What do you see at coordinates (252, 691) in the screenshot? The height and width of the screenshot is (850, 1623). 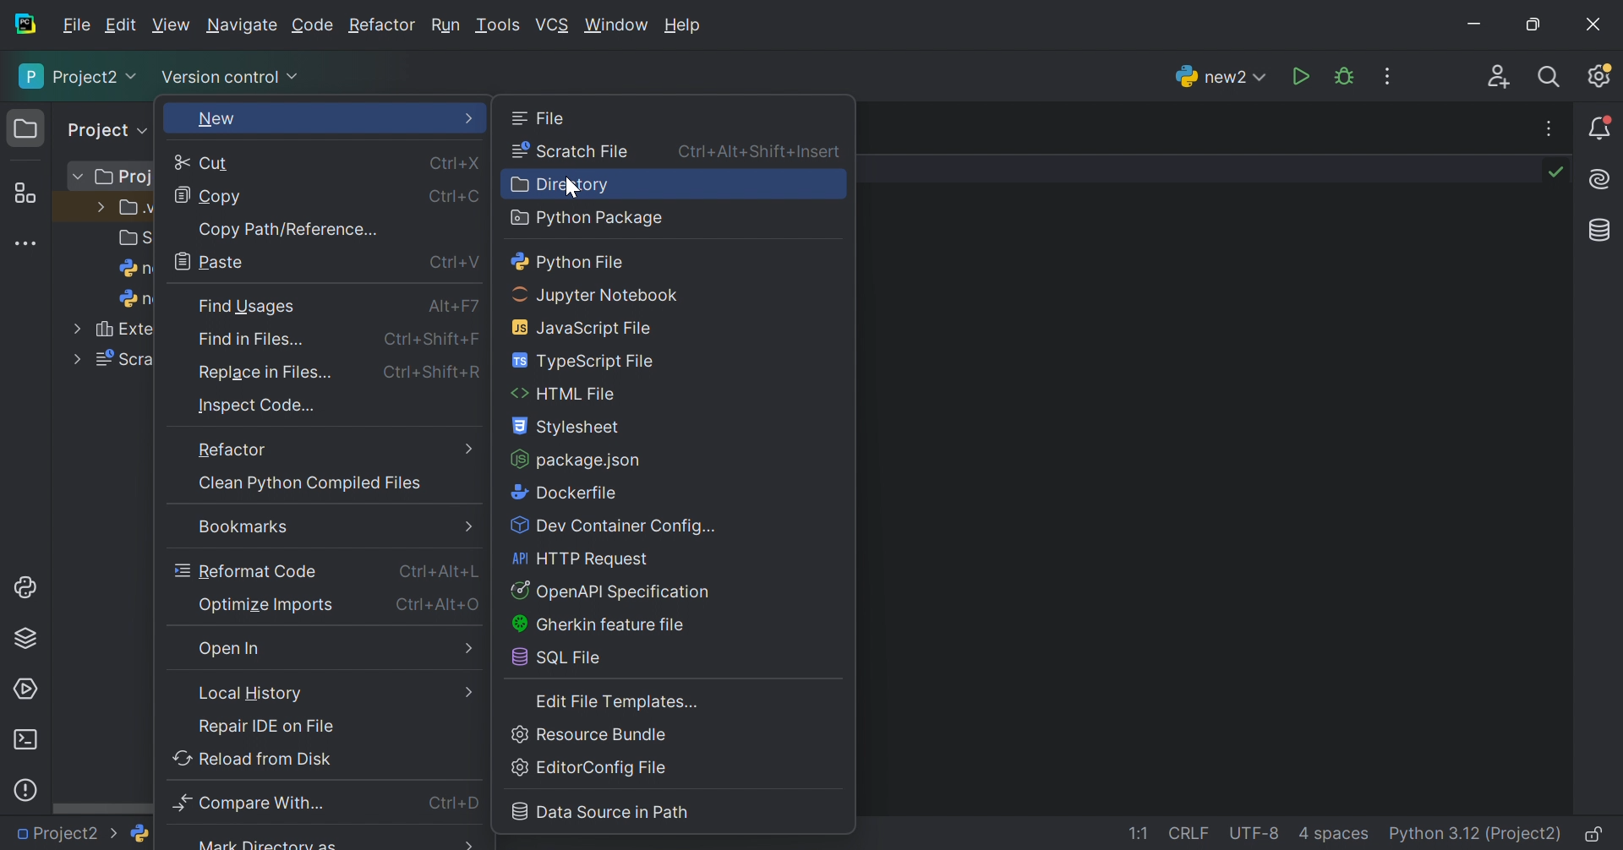 I see `Local history` at bounding box center [252, 691].